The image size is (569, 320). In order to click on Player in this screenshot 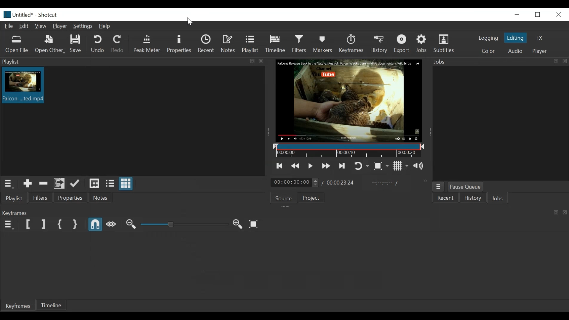, I will do `click(60, 27)`.